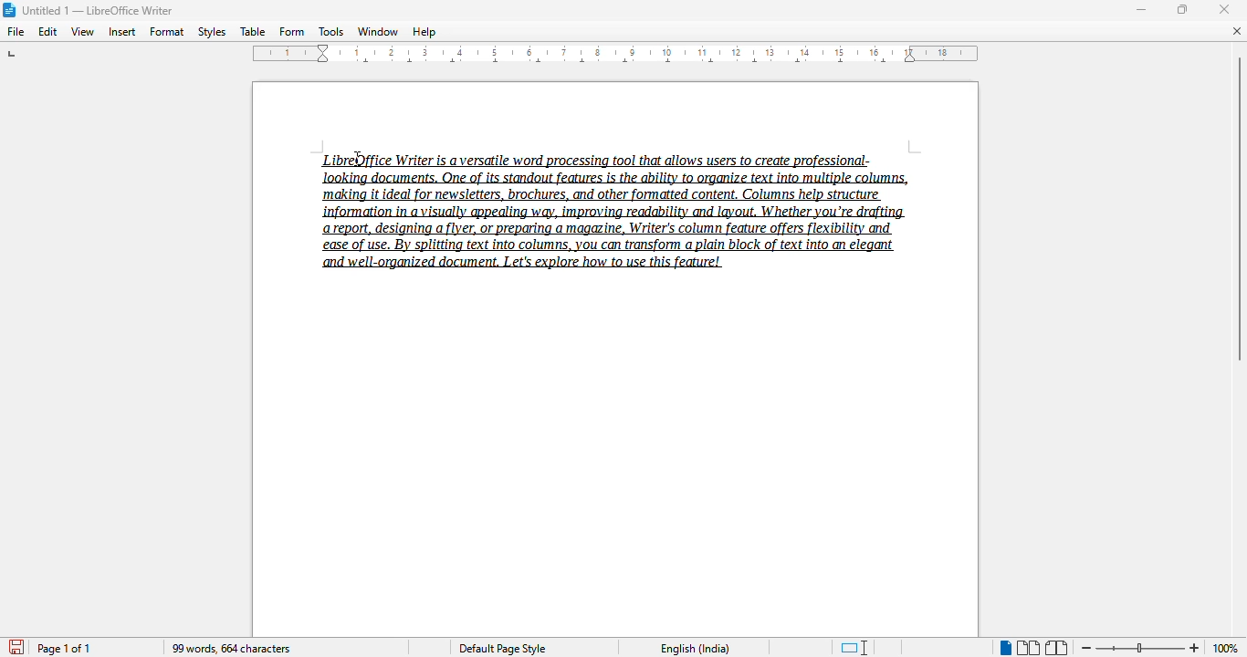  Describe the element at coordinates (356, 159) in the screenshot. I see `cursor` at that location.